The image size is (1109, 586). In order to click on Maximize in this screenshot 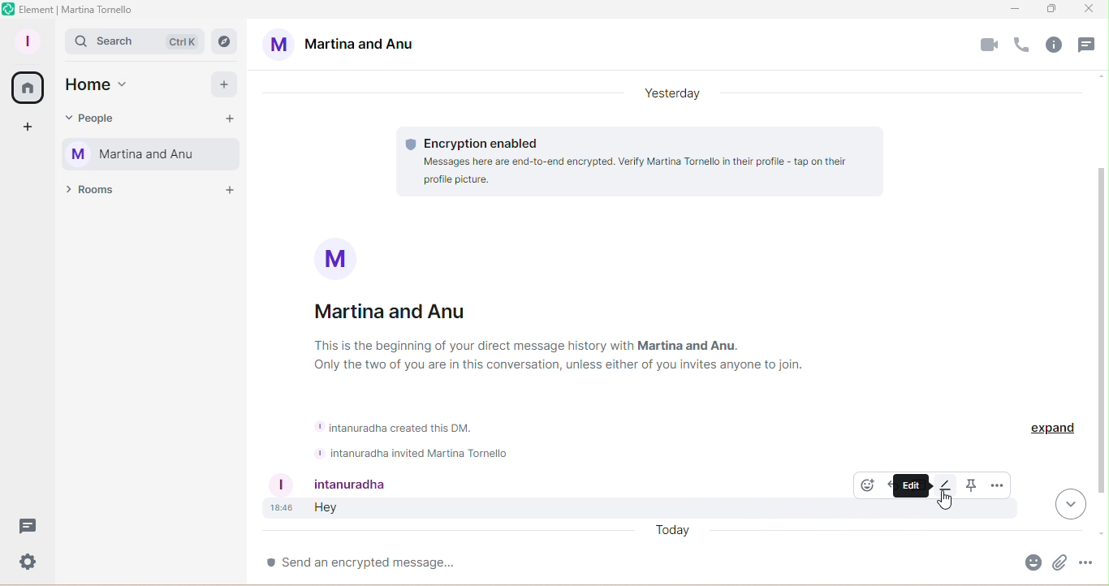, I will do `click(1047, 11)`.